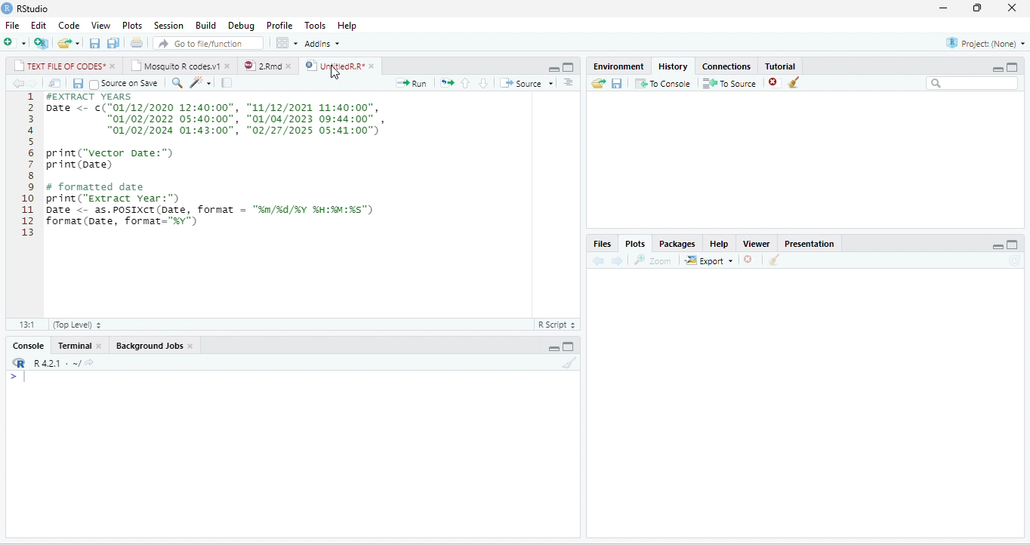  What do you see at coordinates (1016, 261) in the screenshot?
I see `refresh` at bounding box center [1016, 261].